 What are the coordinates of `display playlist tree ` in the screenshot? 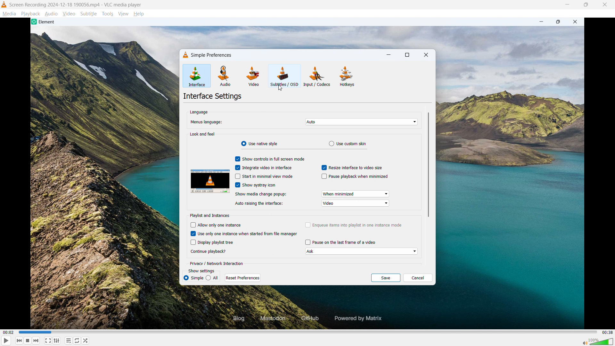 It's located at (217, 243).